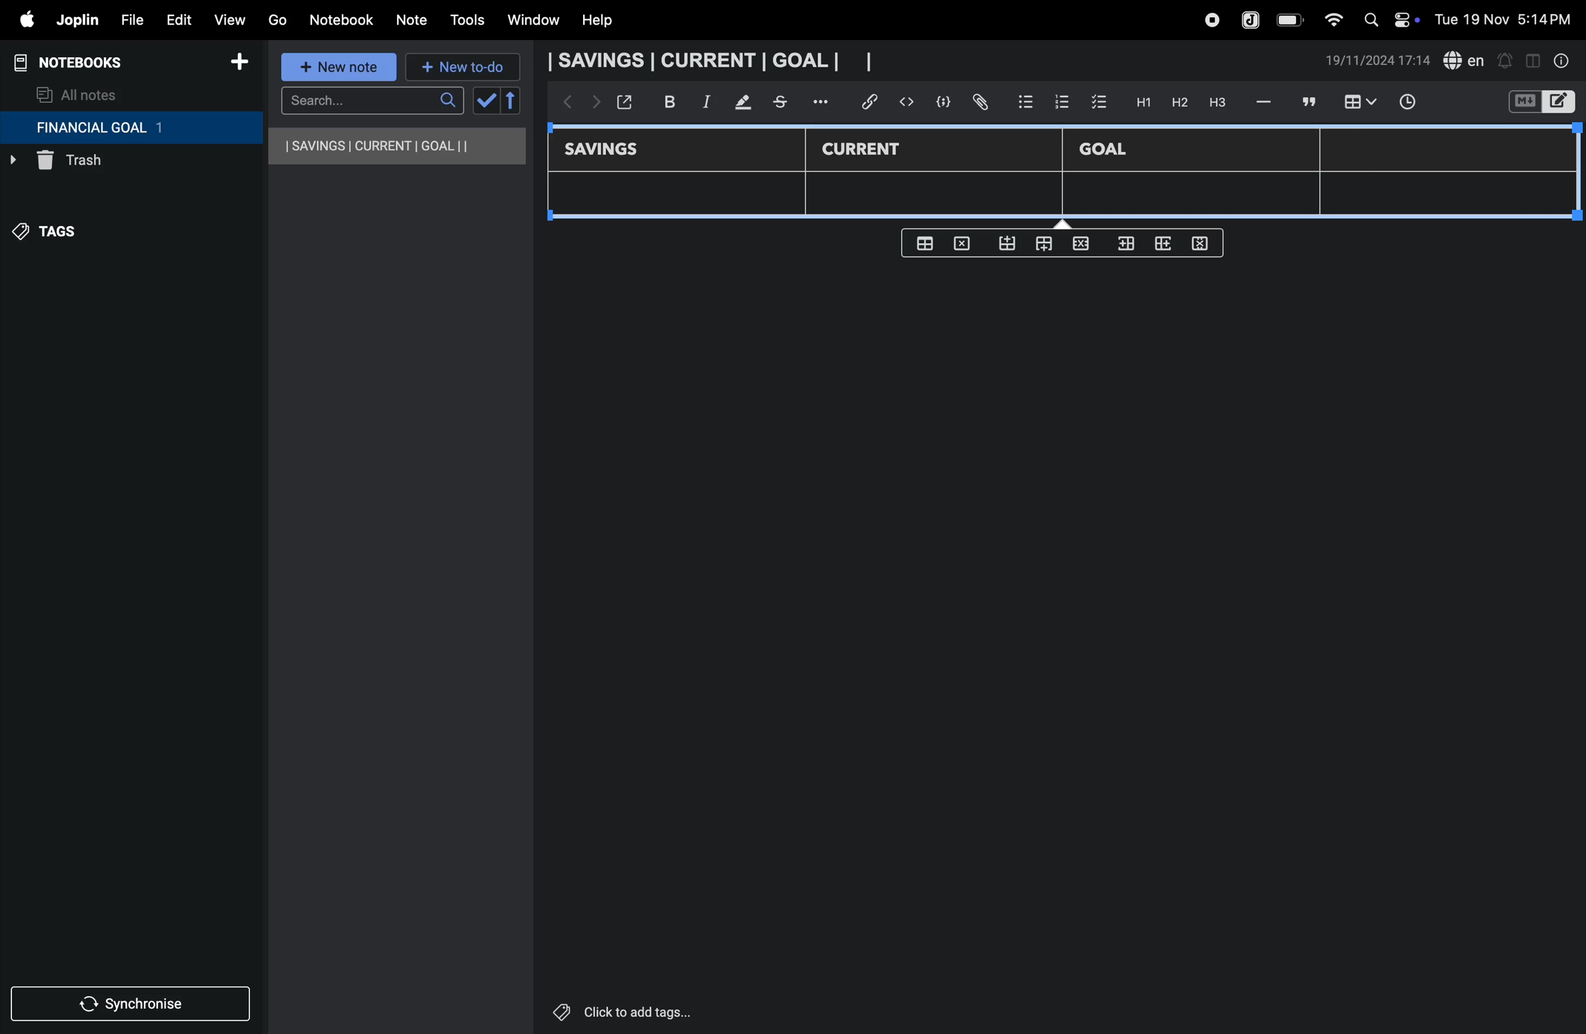 The image size is (1586, 1034). What do you see at coordinates (78, 94) in the screenshot?
I see `all notes` at bounding box center [78, 94].